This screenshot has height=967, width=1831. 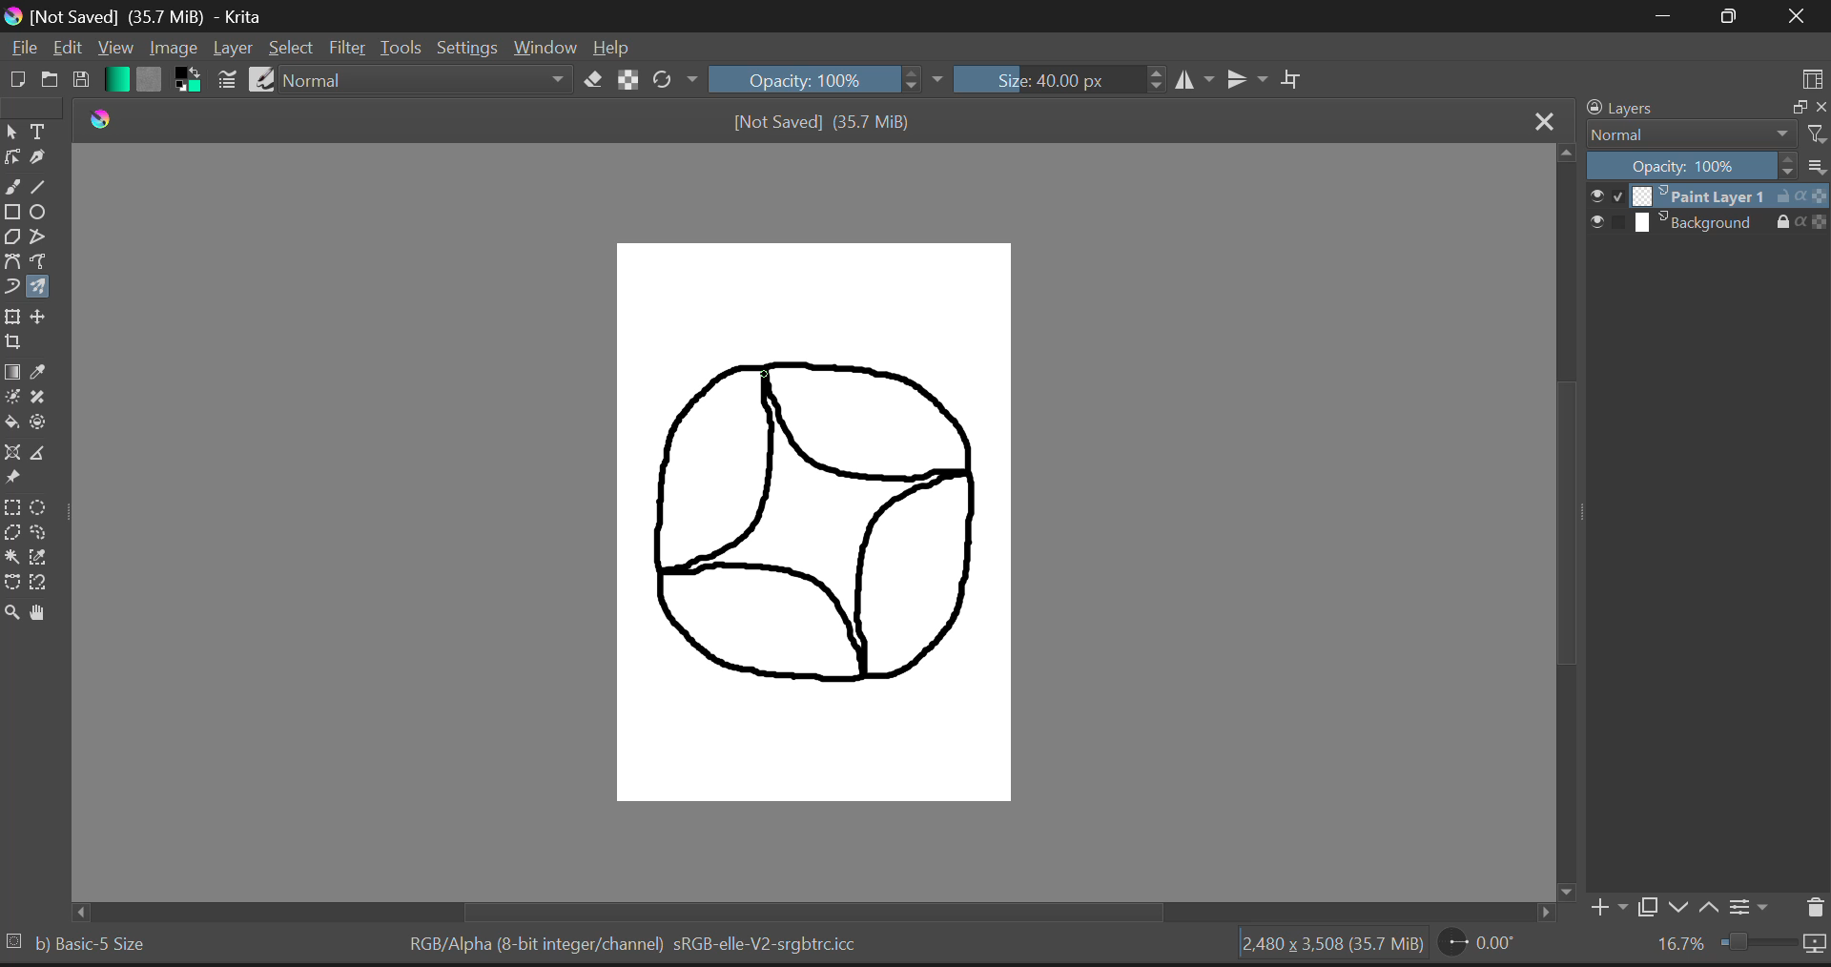 What do you see at coordinates (13, 558) in the screenshot?
I see `Continuous Selection` at bounding box center [13, 558].